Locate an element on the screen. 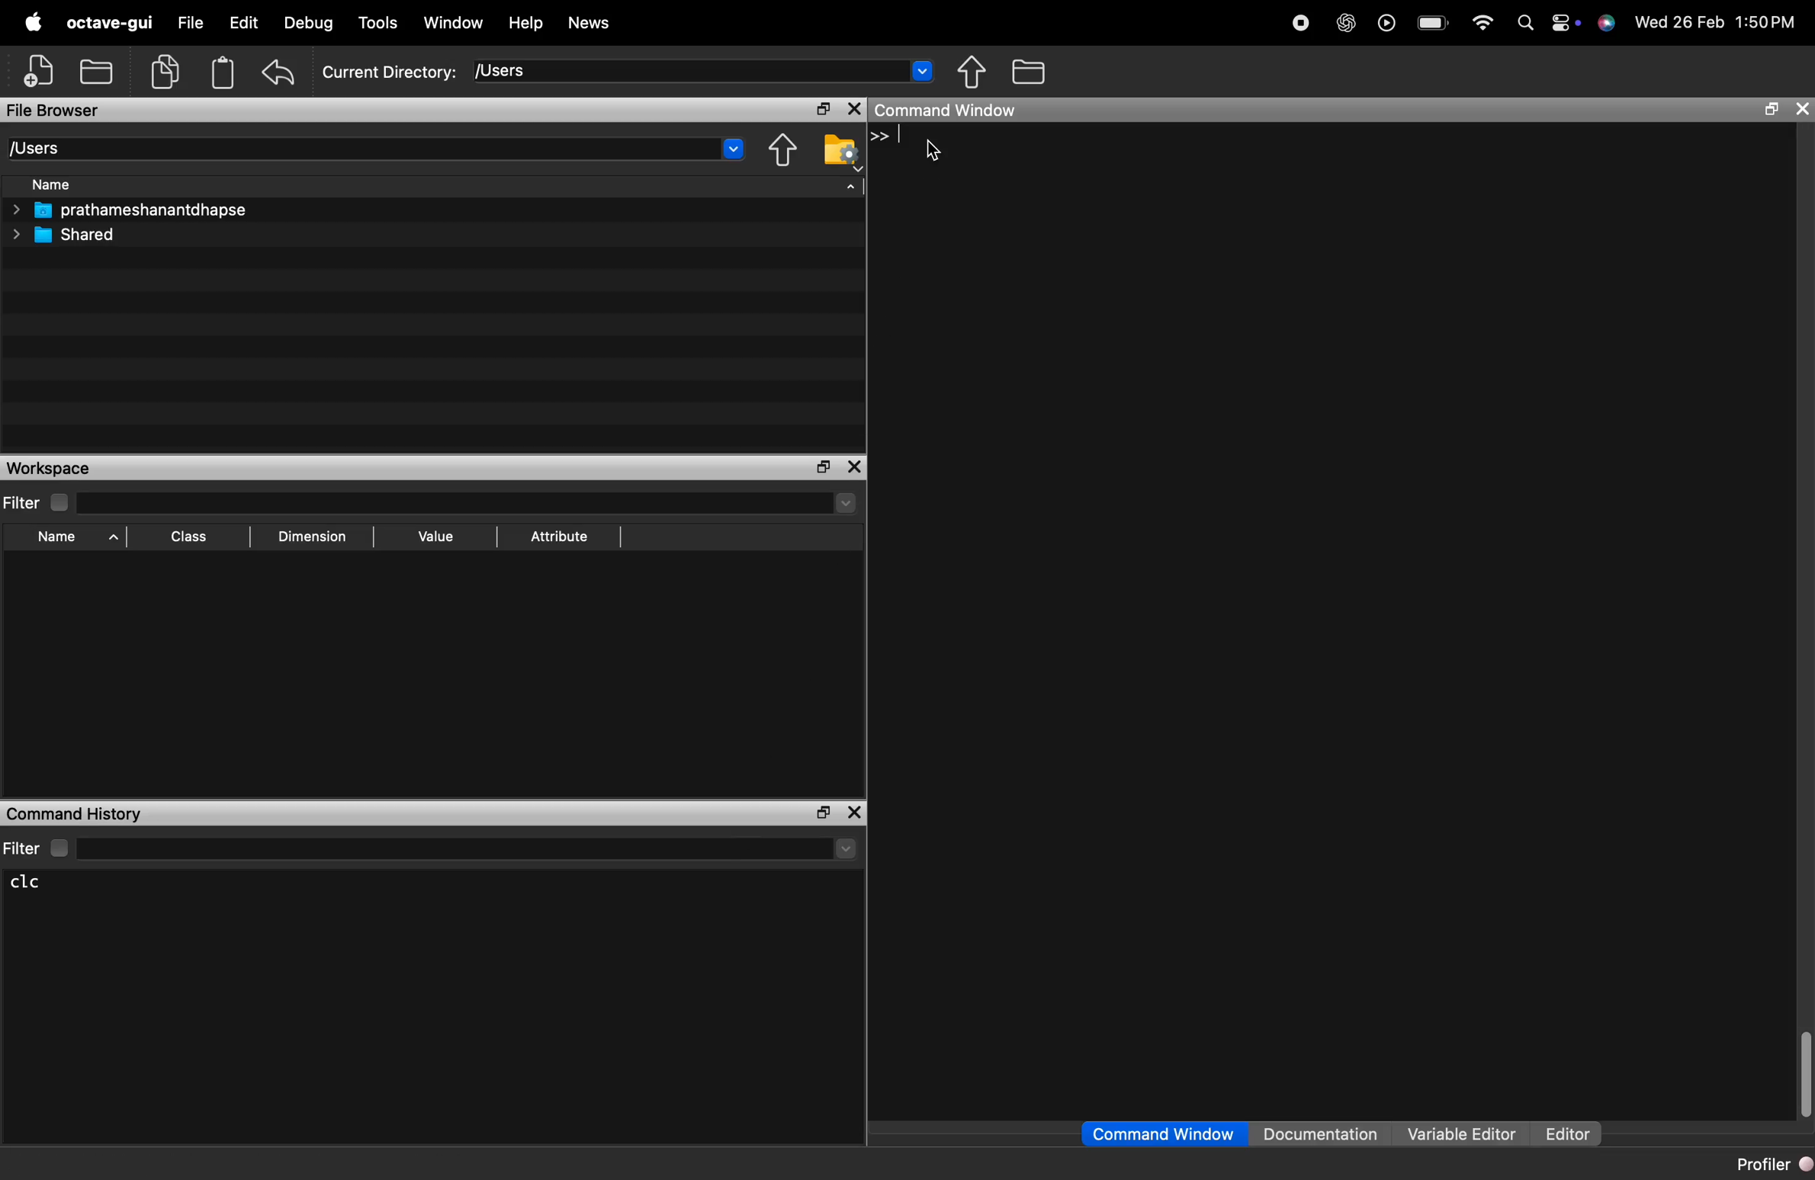 The width and height of the screenshot is (1815, 1180). Variable Editor is located at coordinates (1463, 1134).